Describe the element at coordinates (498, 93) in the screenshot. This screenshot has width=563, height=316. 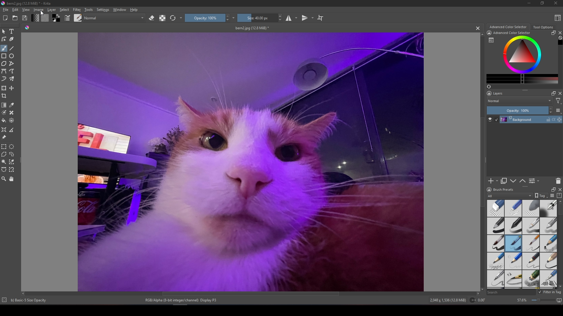
I see `Layers` at that location.